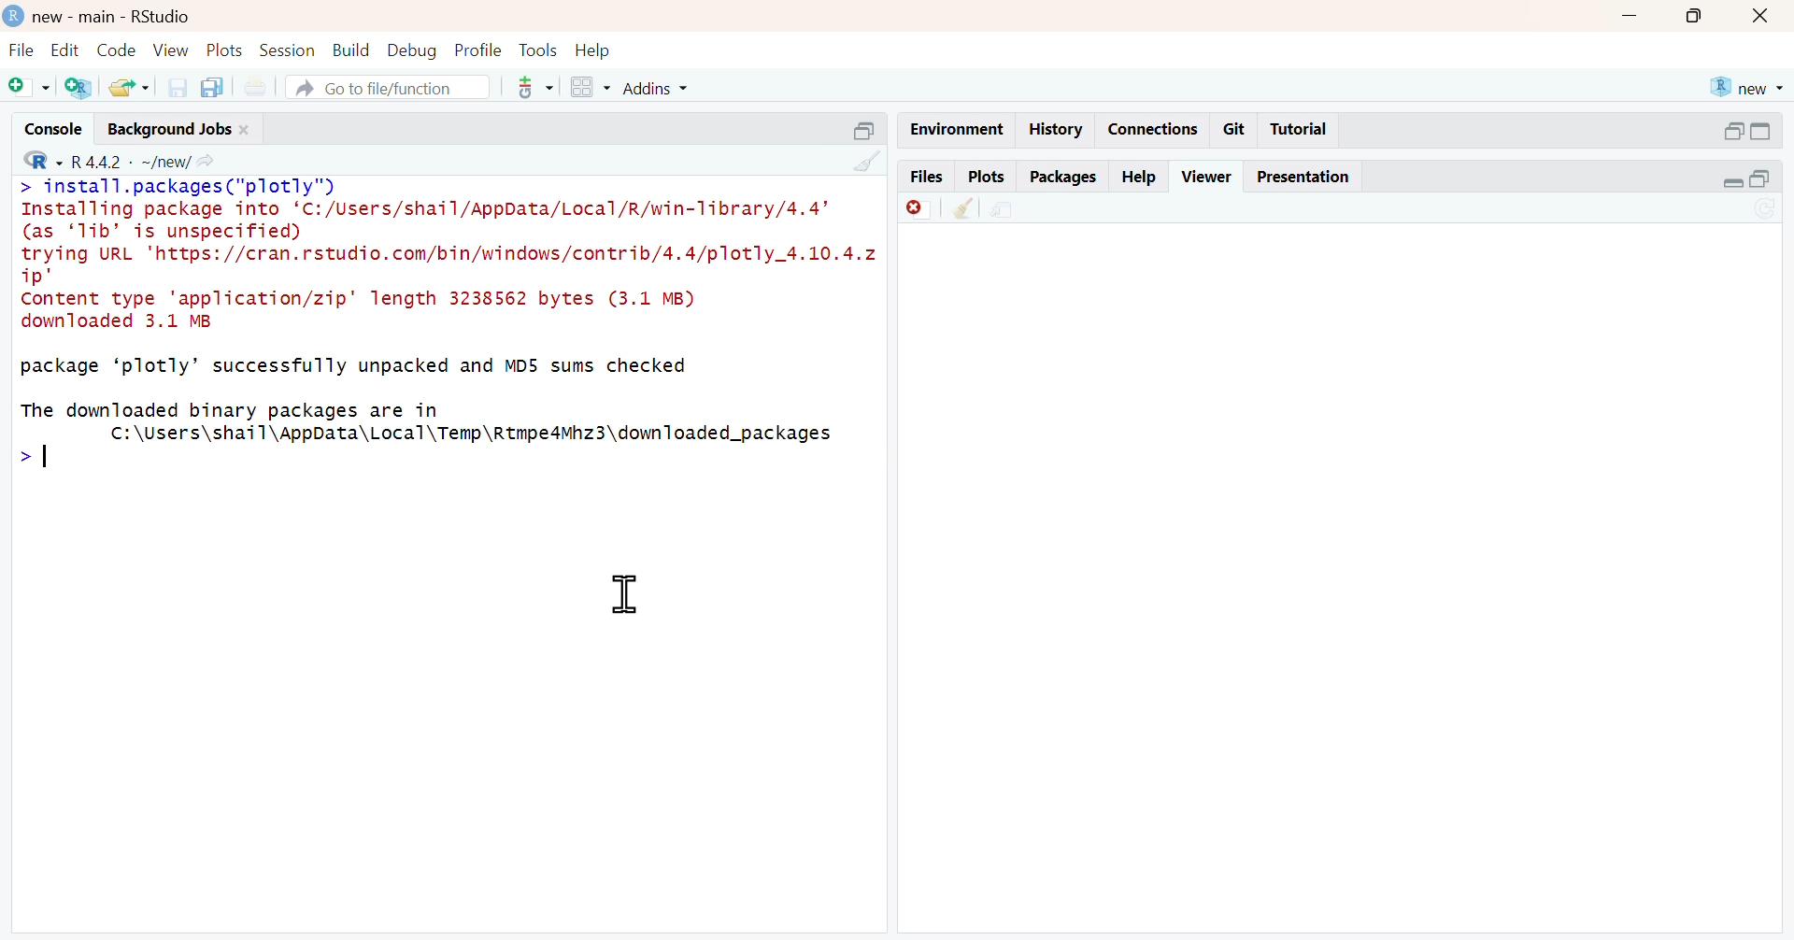  I want to click on addins, so click(662, 87).